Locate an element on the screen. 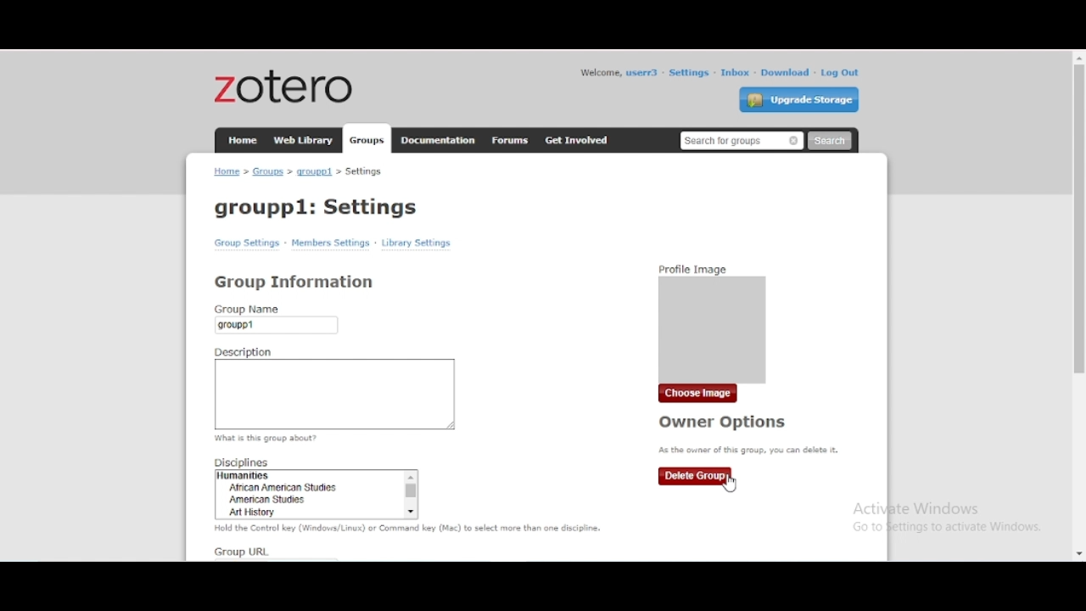 This screenshot has width=1086, height=611. delete group is located at coordinates (695, 477).